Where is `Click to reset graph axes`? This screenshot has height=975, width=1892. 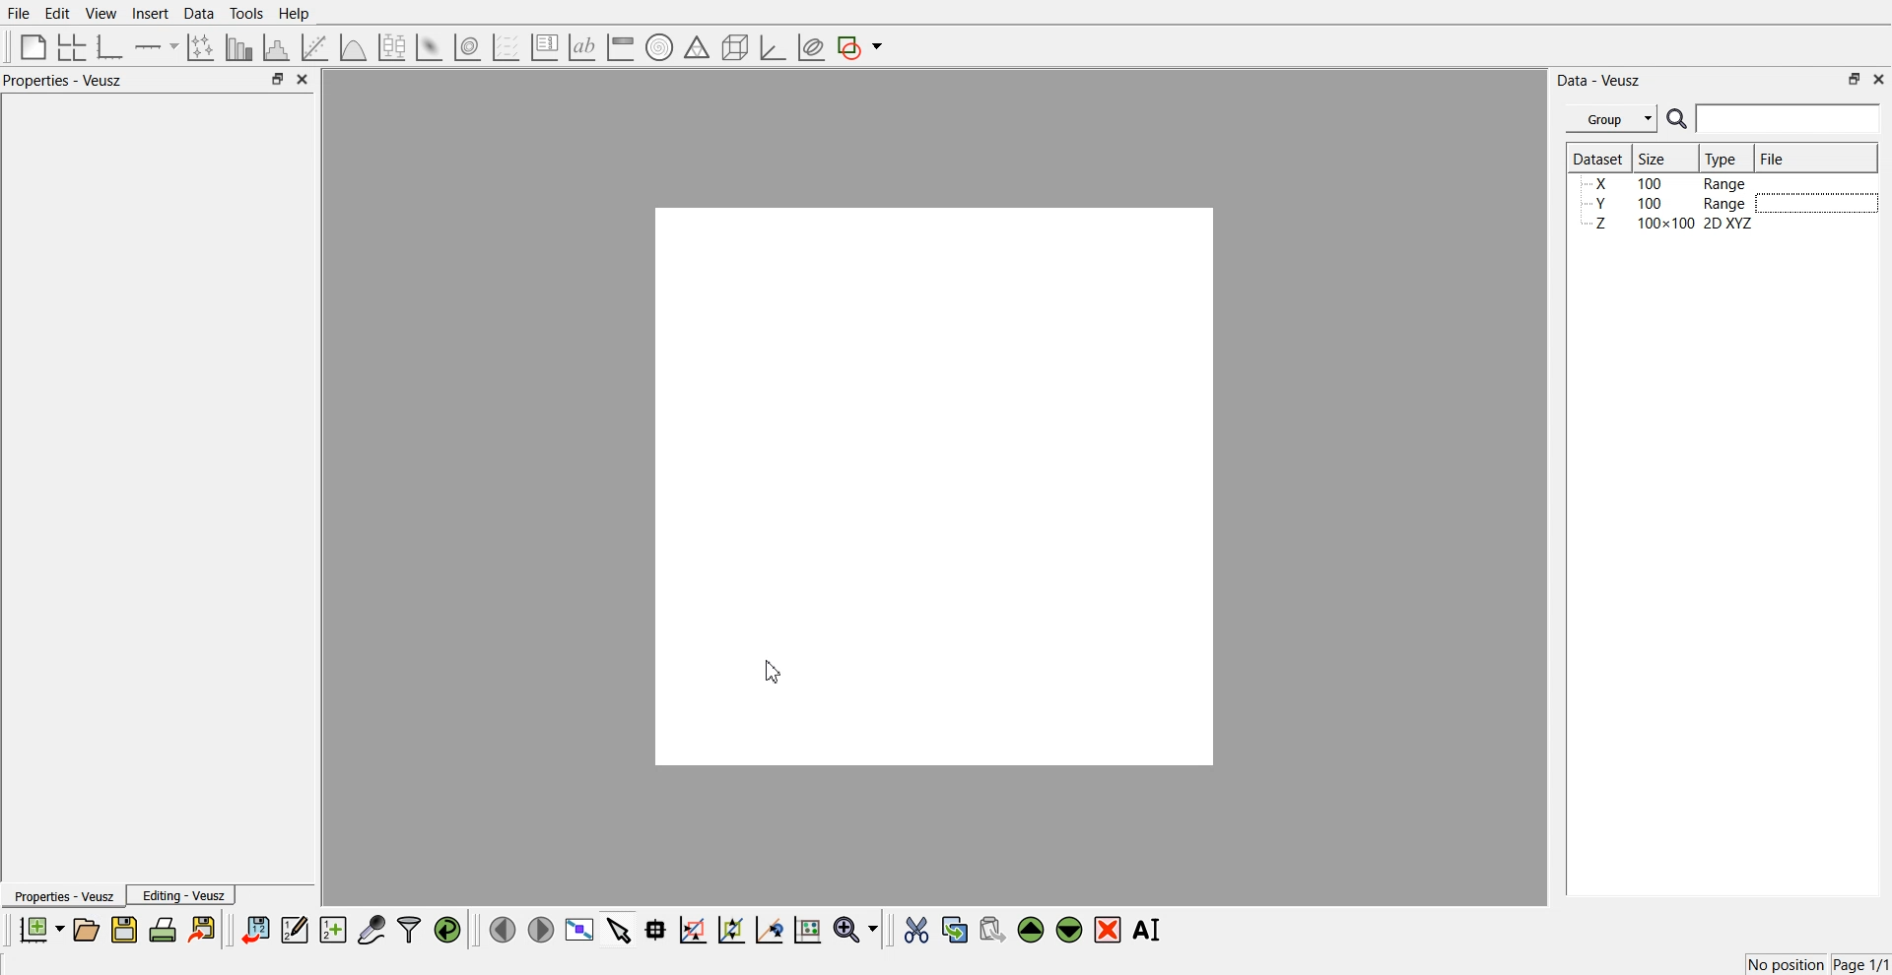
Click to reset graph axes is located at coordinates (807, 928).